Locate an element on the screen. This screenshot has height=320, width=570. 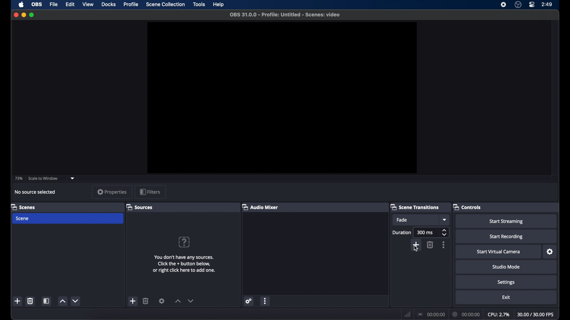
audio mixer is located at coordinates (260, 207).